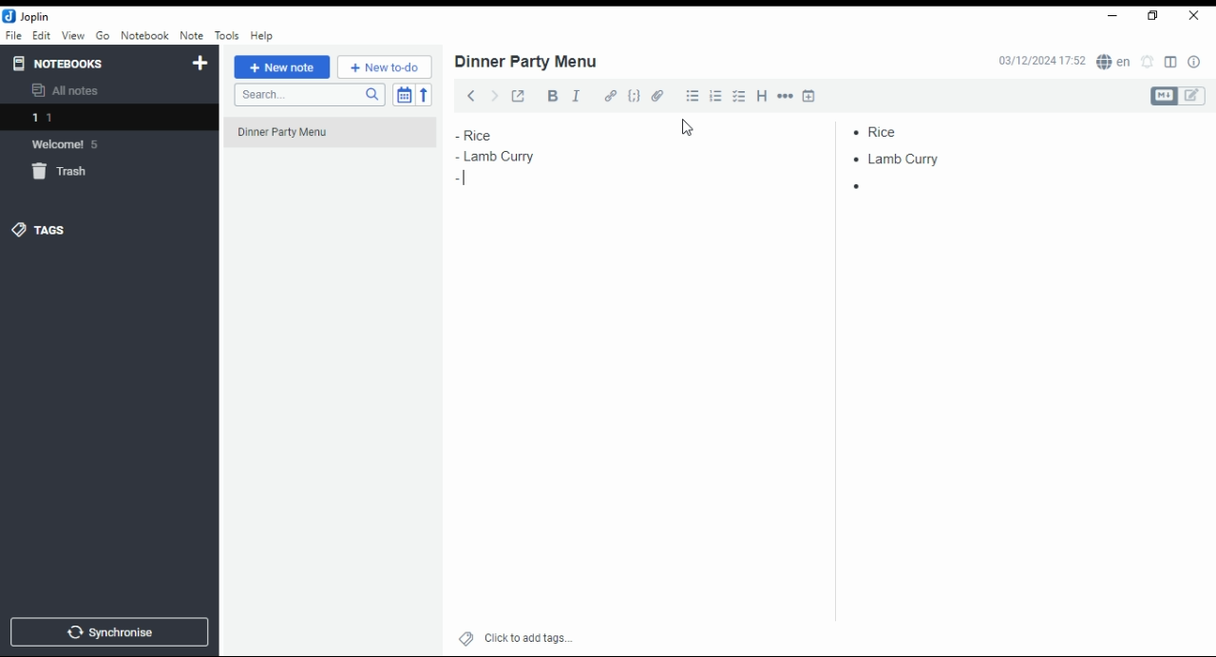 This screenshot has width=1216, height=657. Describe the element at coordinates (1148, 62) in the screenshot. I see `set alarm` at that location.